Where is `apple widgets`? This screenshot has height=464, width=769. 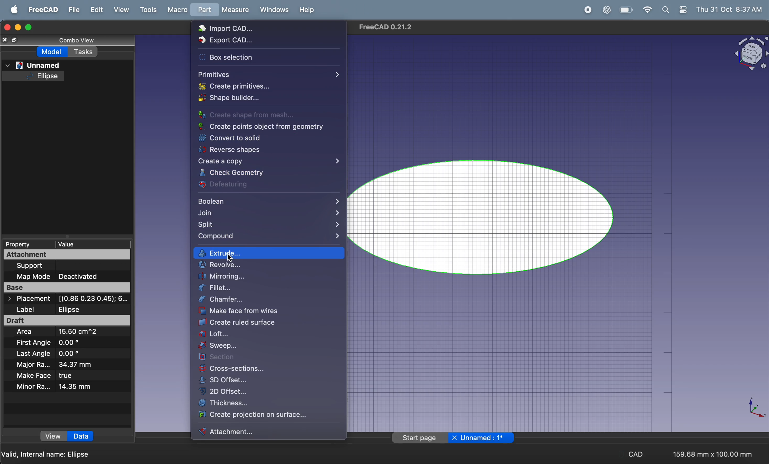
apple widgets is located at coordinates (674, 11).